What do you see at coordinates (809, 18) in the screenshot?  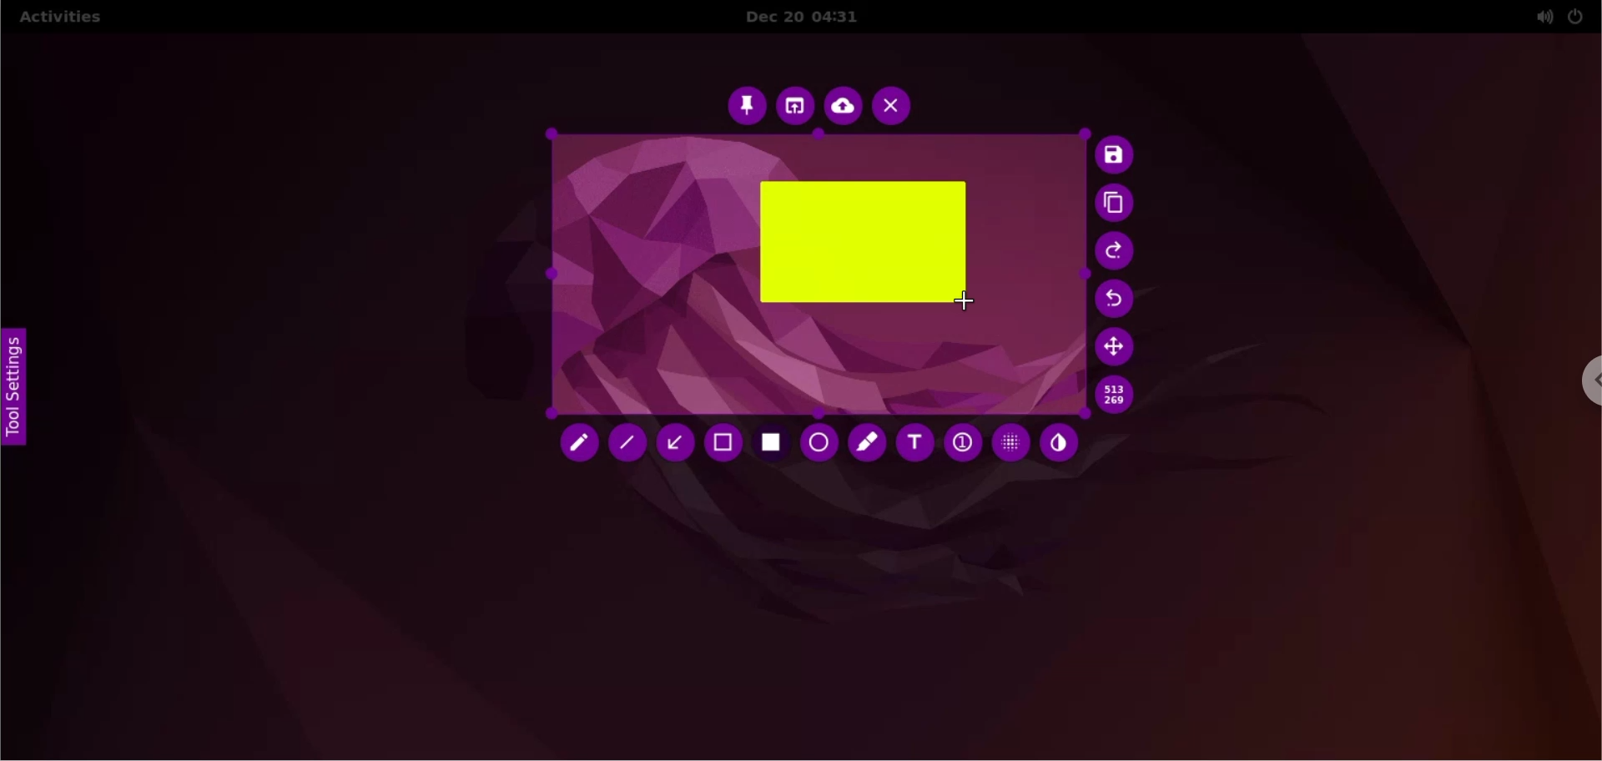 I see `Dec 20 04:31` at bounding box center [809, 18].